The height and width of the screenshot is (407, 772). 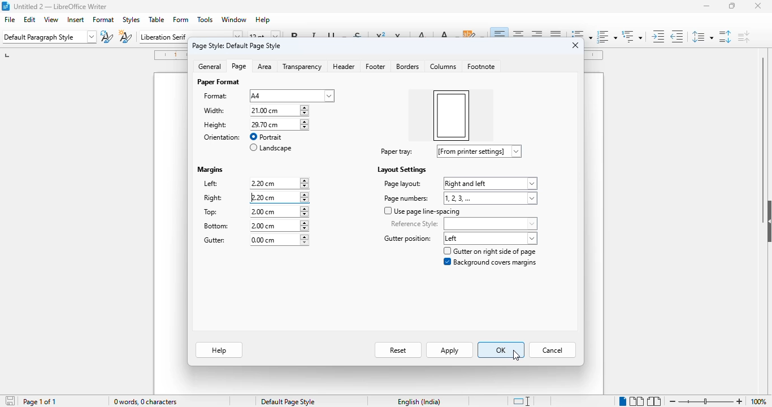 I want to click on format, so click(x=216, y=97).